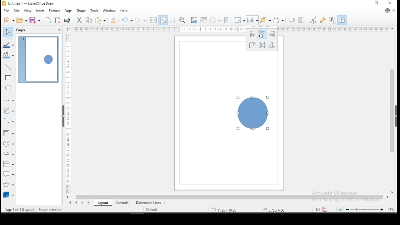 Image resolution: width=400 pixels, height=225 pixels. Describe the element at coordinates (7, 31) in the screenshot. I see `select` at that location.